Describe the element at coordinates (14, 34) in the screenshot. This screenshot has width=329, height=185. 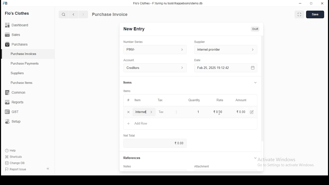
I see `Sales` at that location.